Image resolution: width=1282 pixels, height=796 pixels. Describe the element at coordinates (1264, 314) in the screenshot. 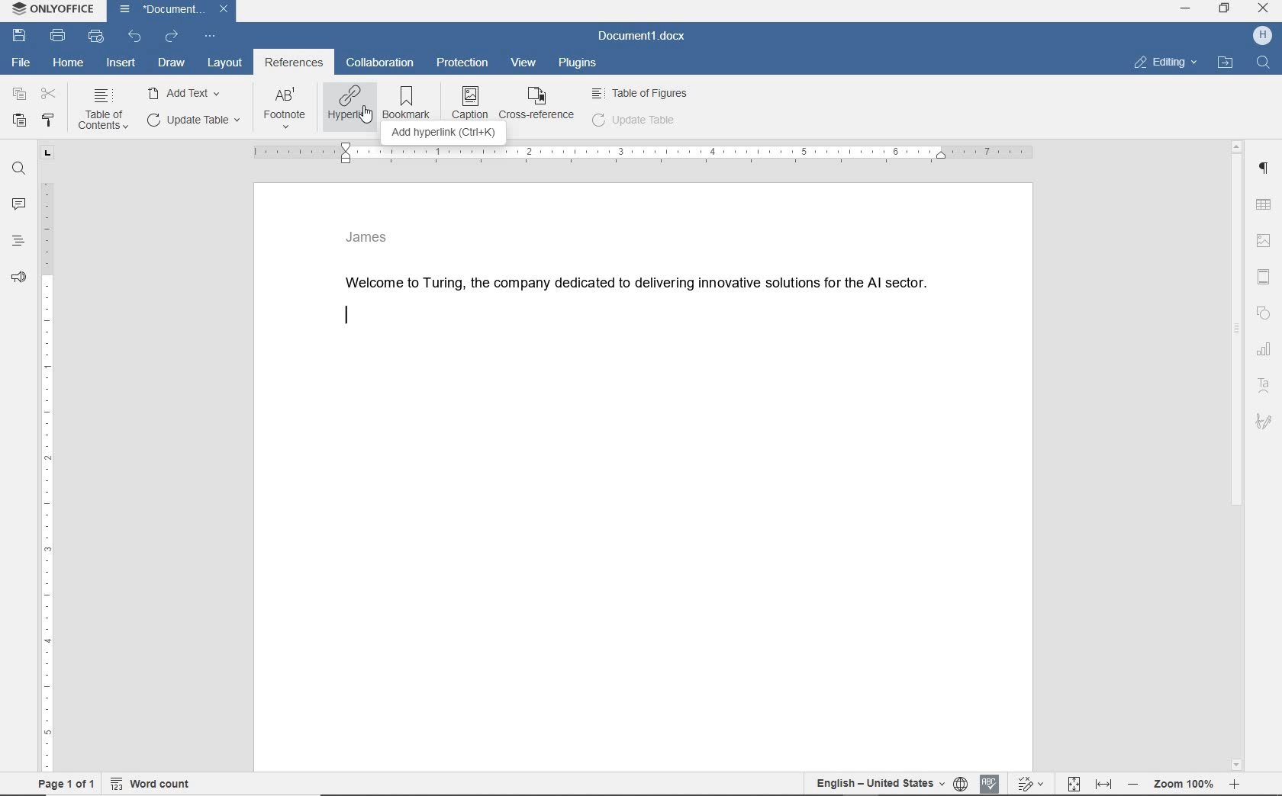

I see `shape` at that location.